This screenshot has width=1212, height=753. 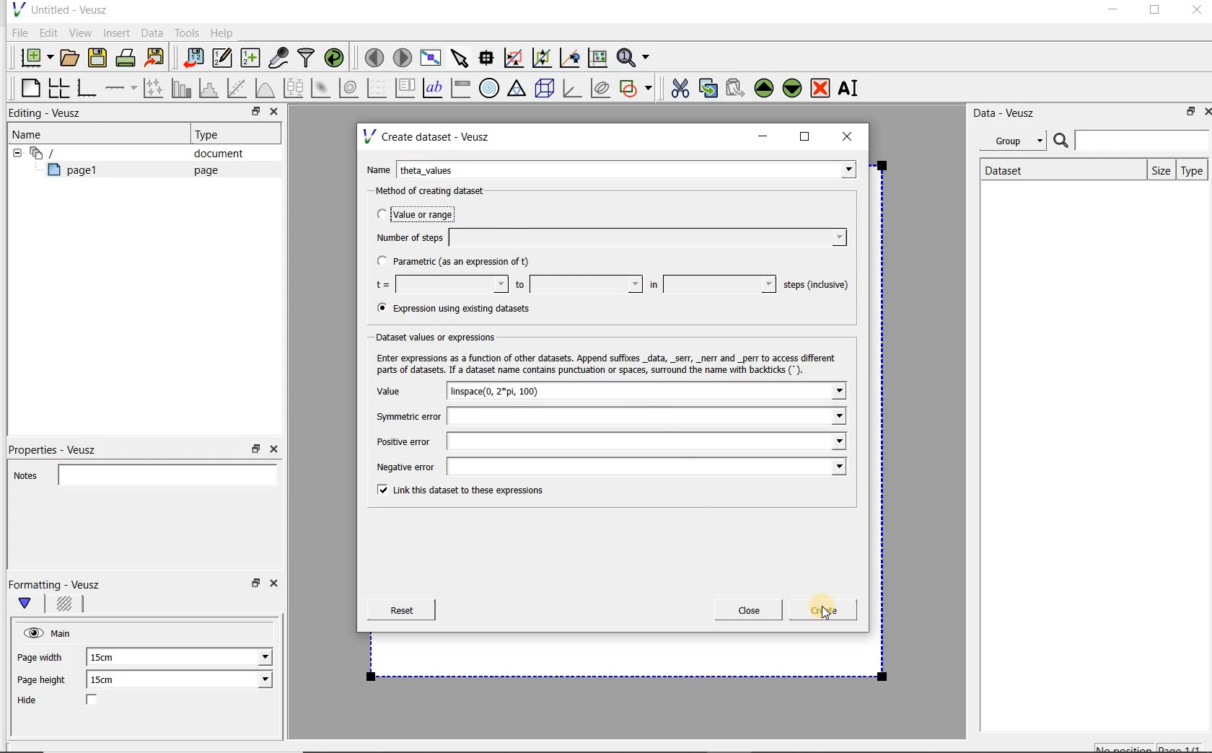 What do you see at coordinates (32, 133) in the screenshot?
I see `Name` at bounding box center [32, 133].